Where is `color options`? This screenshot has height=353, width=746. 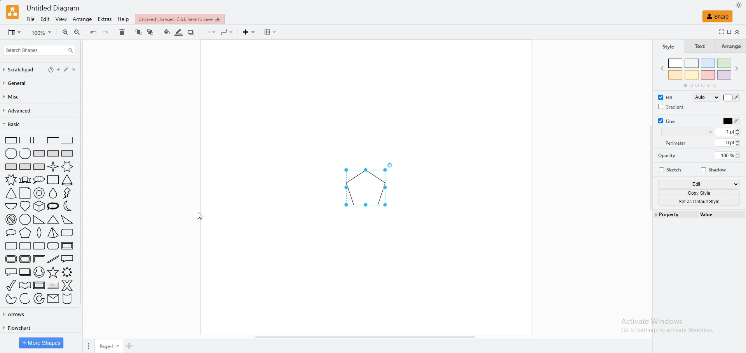
color options is located at coordinates (701, 85).